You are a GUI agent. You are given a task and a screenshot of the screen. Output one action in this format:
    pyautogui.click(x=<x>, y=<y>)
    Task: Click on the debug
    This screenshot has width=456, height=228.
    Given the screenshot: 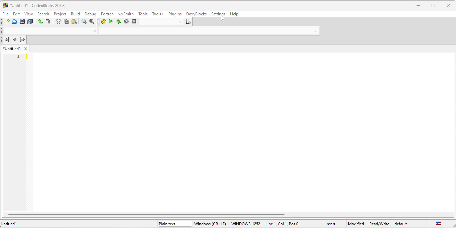 What is the action you would take?
    pyautogui.click(x=91, y=14)
    